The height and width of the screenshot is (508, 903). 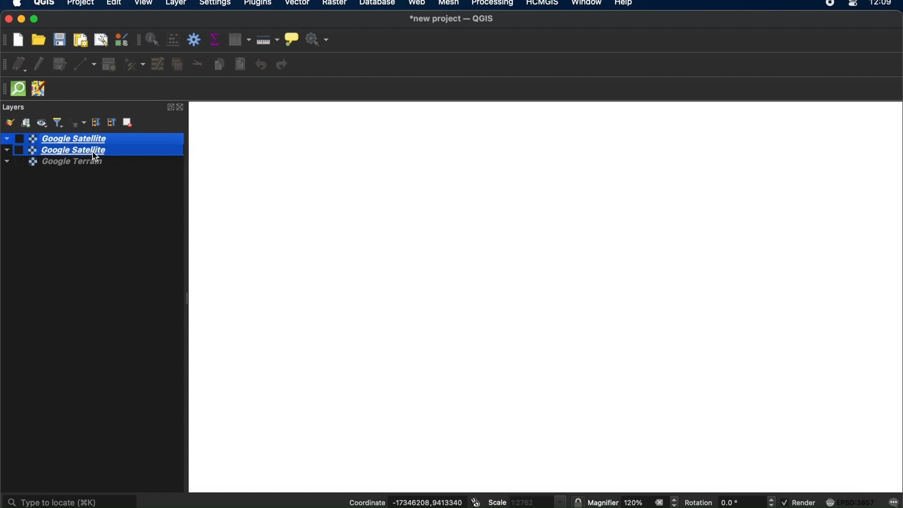 What do you see at coordinates (894, 501) in the screenshot?
I see `messages` at bounding box center [894, 501].